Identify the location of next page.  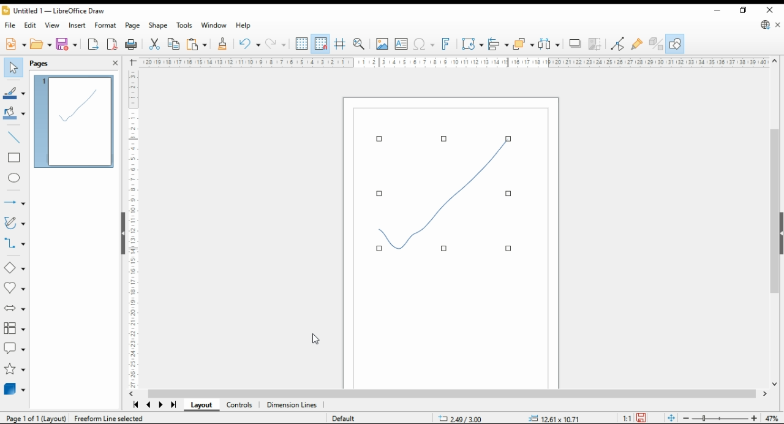
(160, 405).